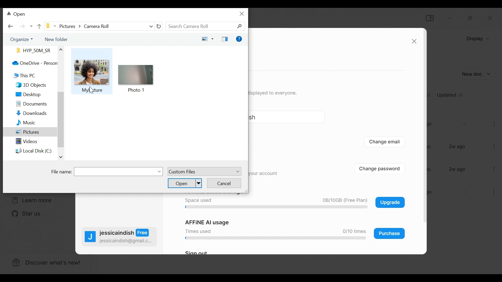 This screenshot has width=502, height=282. What do you see at coordinates (32, 50) in the screenshot?
I see `Files` at bounding box center [32, 50].